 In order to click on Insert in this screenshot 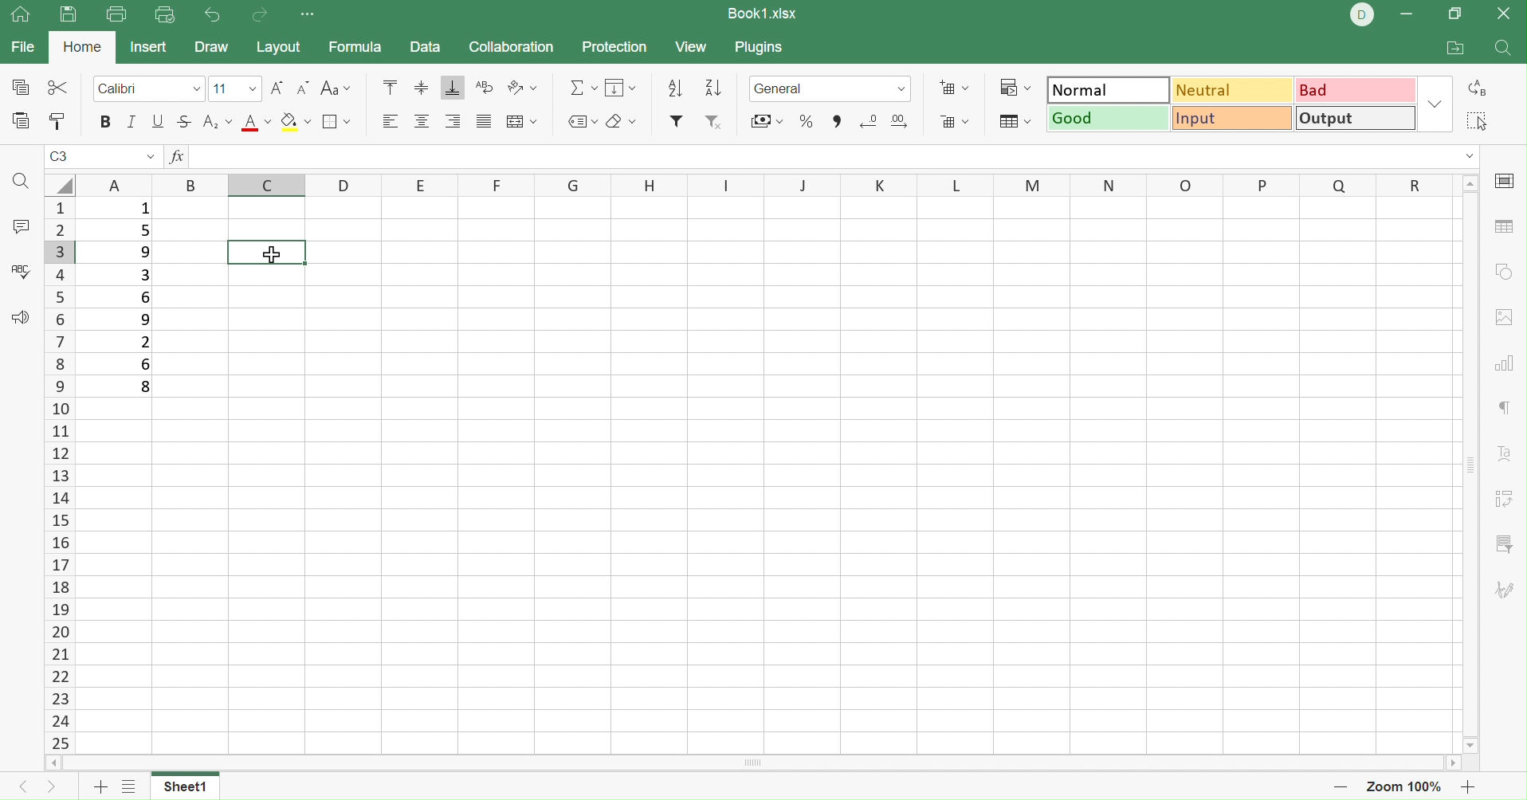, I will do `click(149, 48)`.